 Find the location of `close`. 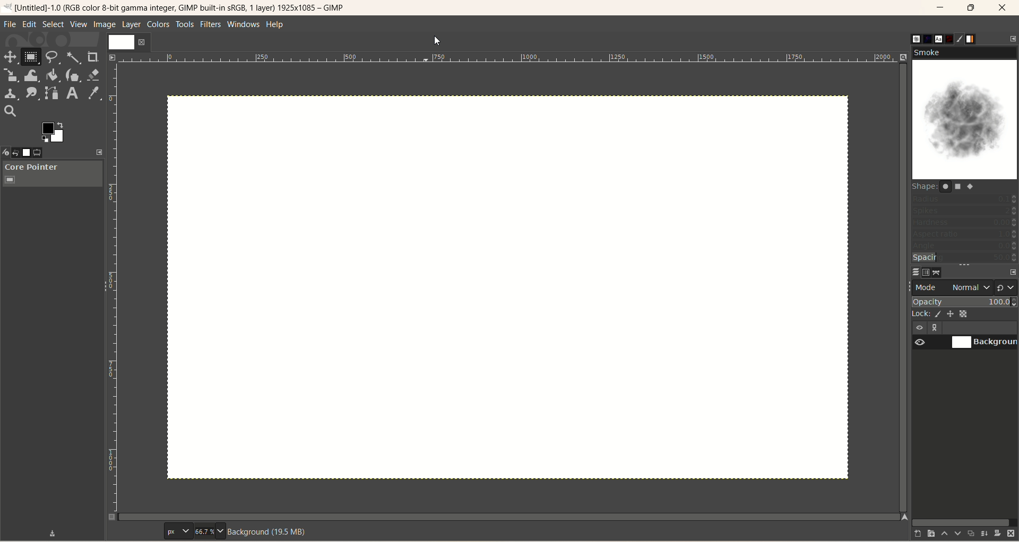

close is located at coordinates (1003, 7).